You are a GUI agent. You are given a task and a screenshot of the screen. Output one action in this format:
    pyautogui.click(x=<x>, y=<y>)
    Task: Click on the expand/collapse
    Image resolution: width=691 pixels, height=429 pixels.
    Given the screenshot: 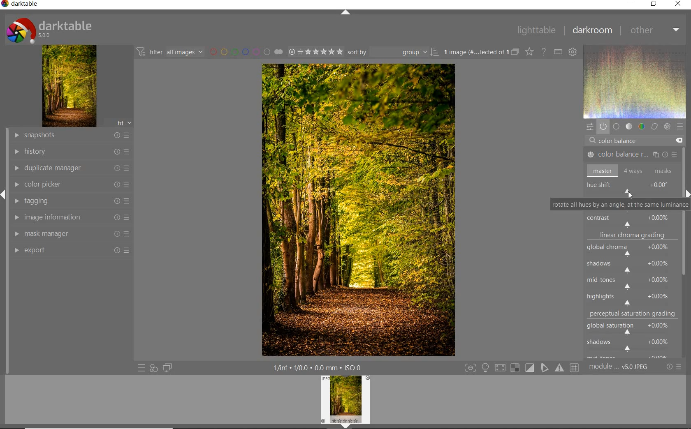 What is the action you would take?
    pyautogui.click(x=687, y=192)
    